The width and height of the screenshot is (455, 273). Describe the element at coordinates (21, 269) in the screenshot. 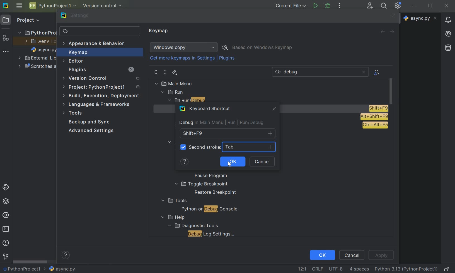

I see `project name` at that location.